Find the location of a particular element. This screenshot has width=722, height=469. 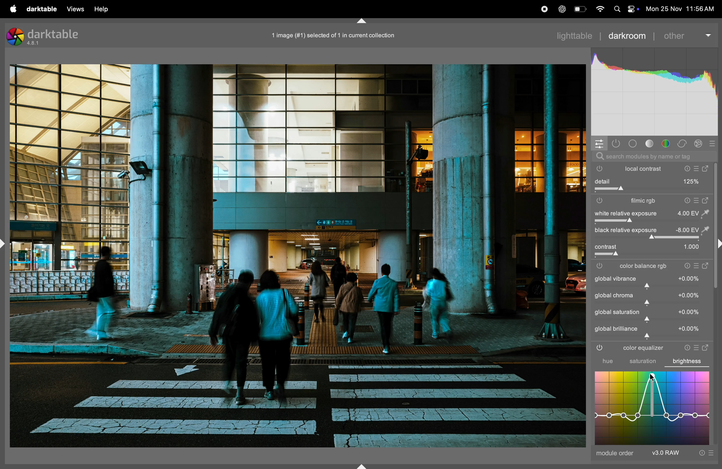

effect is located at coordinates (698, 143).